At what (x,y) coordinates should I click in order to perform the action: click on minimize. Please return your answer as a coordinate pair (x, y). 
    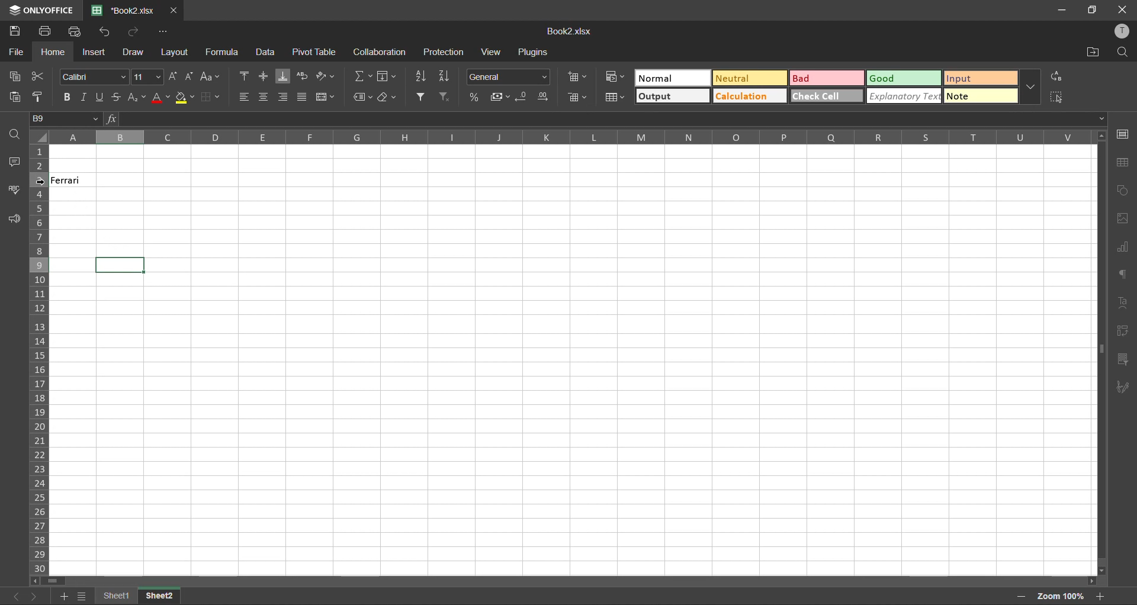
    Looking at the image, I should click on (1061, 9).